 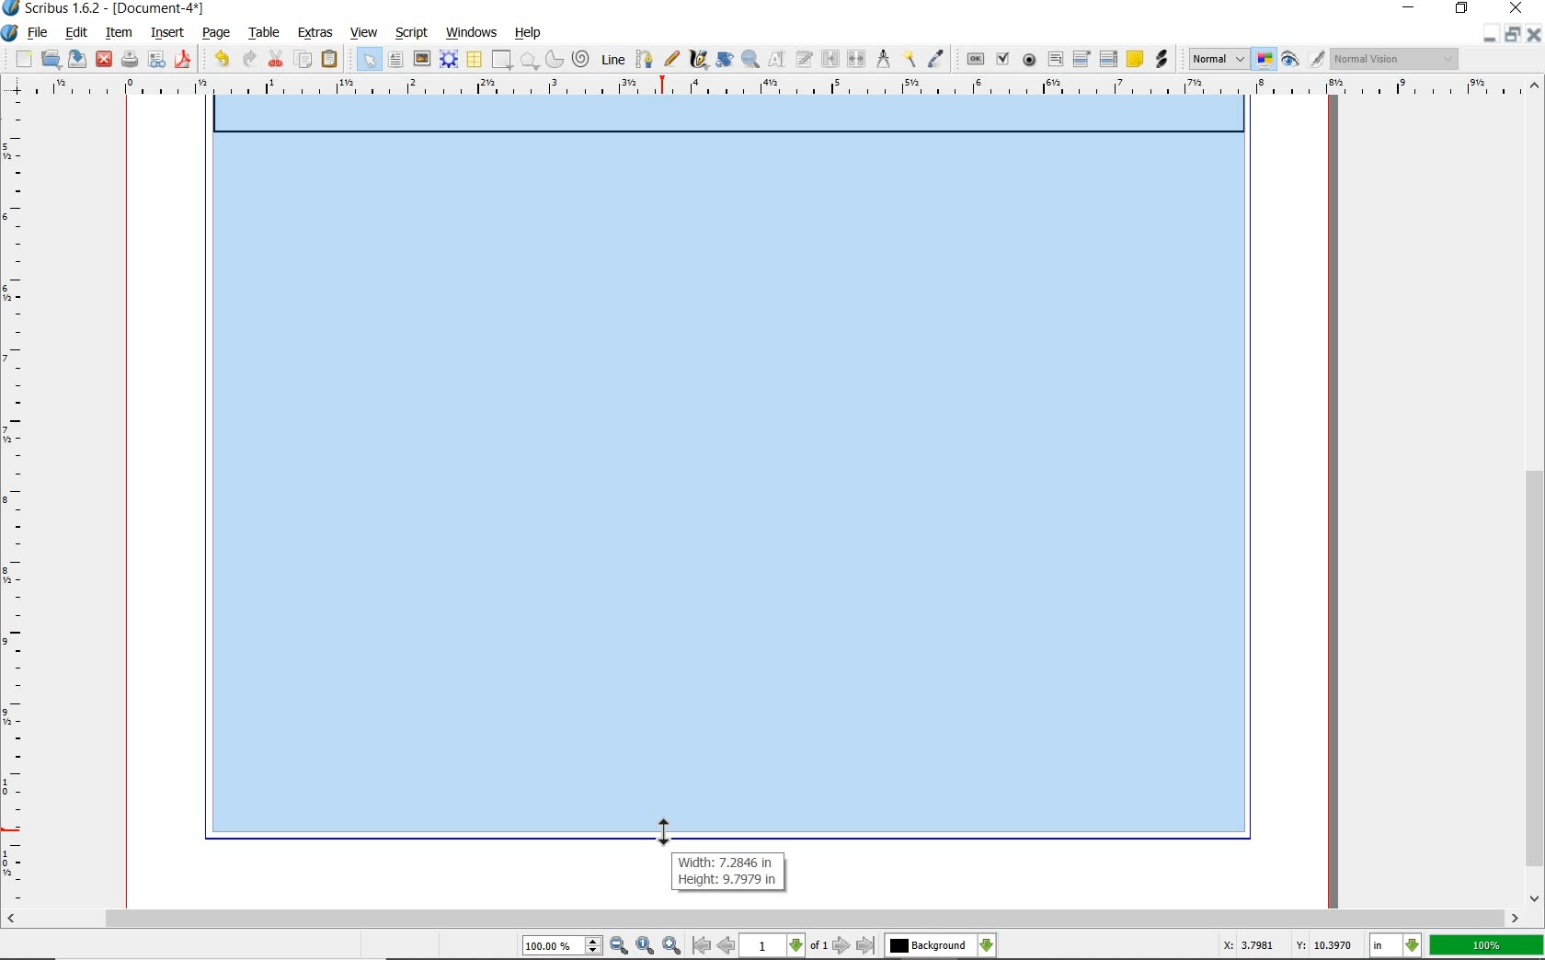 I want to click on new, so click(x=17, y=59).